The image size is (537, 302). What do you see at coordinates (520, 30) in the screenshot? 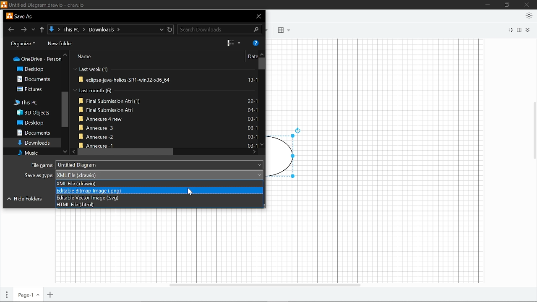
I see `Format` at bounding box center [520, 30].